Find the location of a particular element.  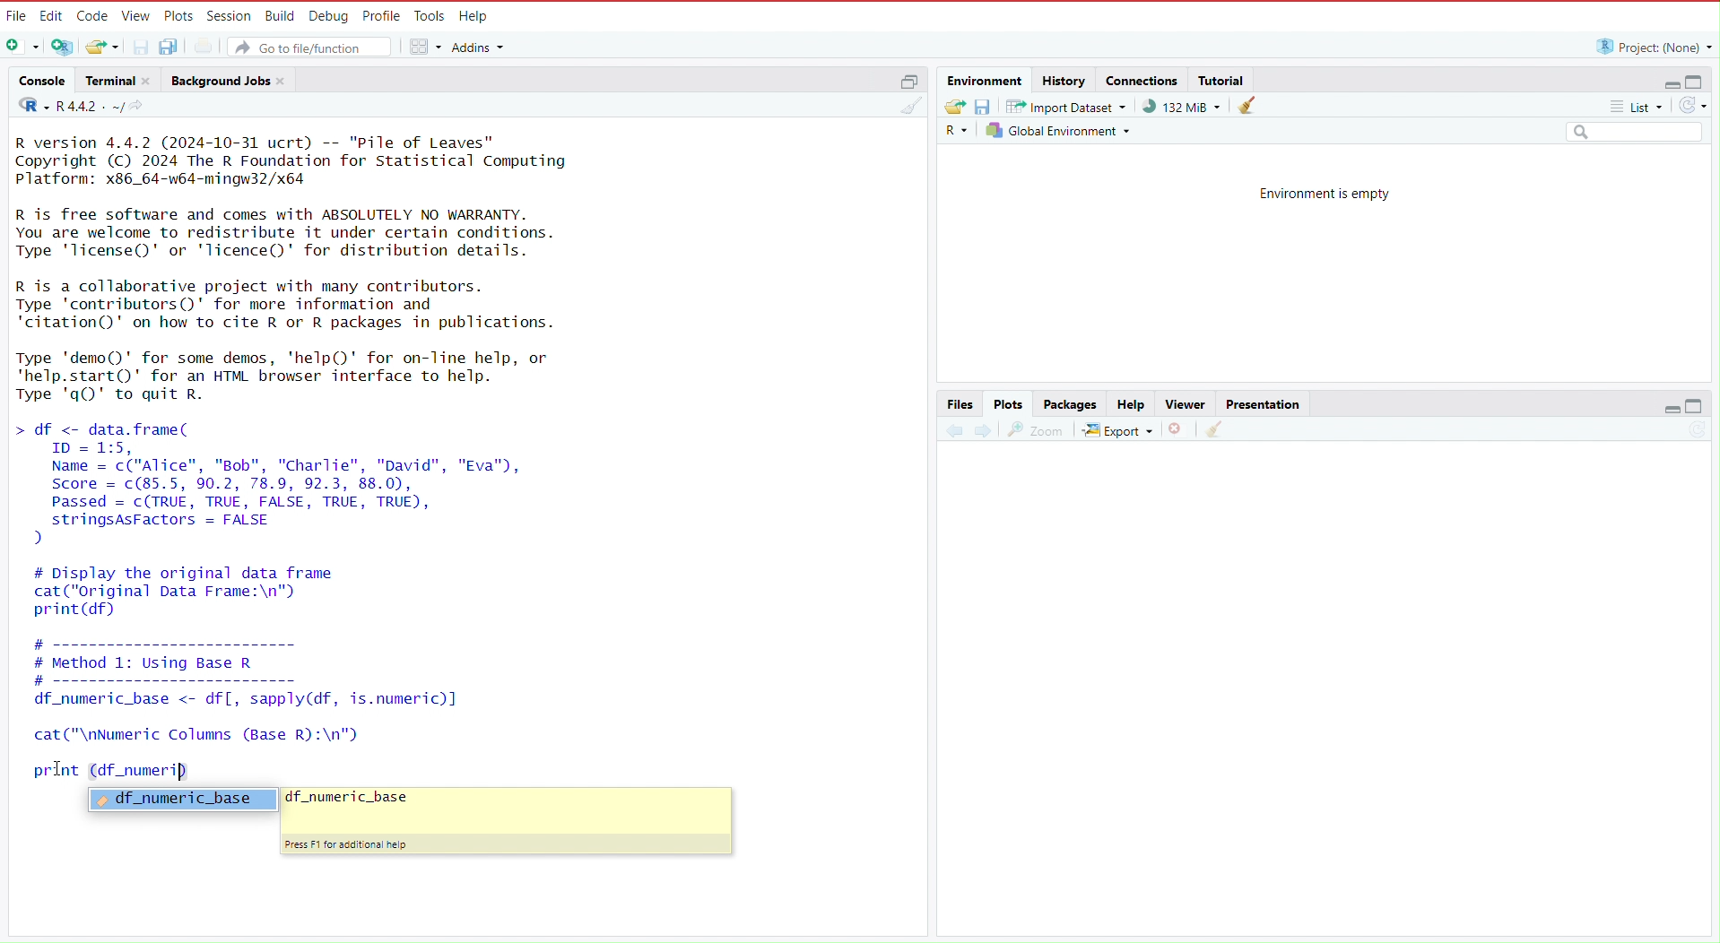

refresh the list of objects in the environment is located at coordinates (1698, 106).